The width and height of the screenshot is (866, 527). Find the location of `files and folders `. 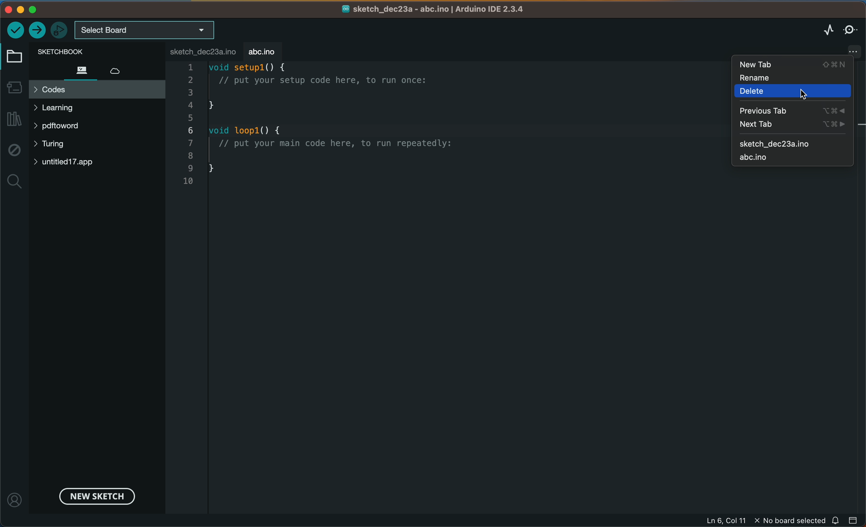

files and folders  is located at coordinates (97, 136).